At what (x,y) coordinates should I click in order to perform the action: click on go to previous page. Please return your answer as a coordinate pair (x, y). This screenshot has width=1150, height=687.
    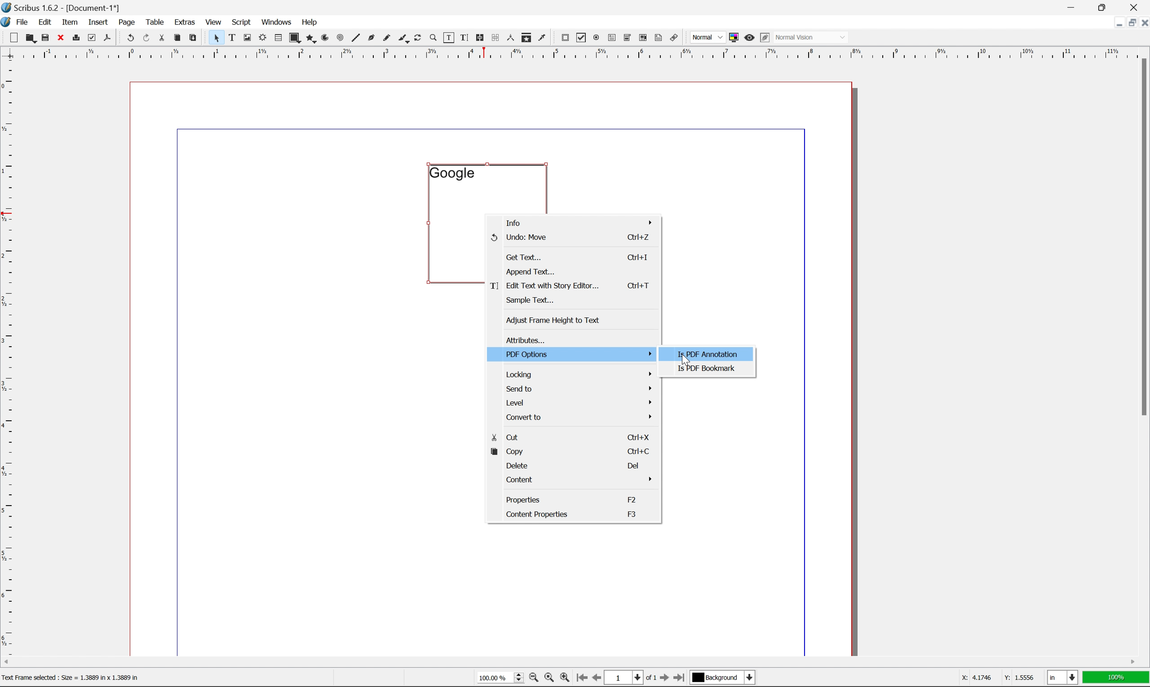
    Looking at the image, I should click on (597, 679).